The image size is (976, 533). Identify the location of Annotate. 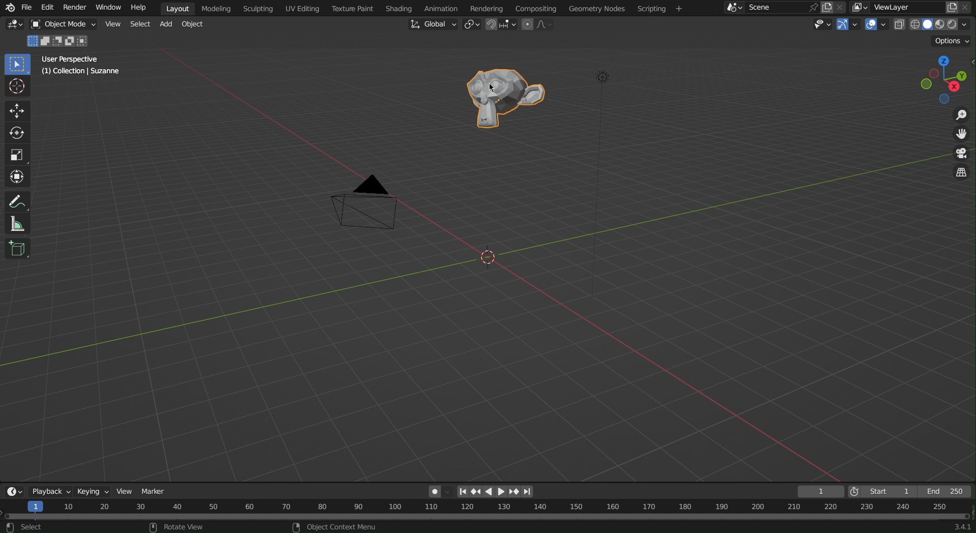
(18, 201).